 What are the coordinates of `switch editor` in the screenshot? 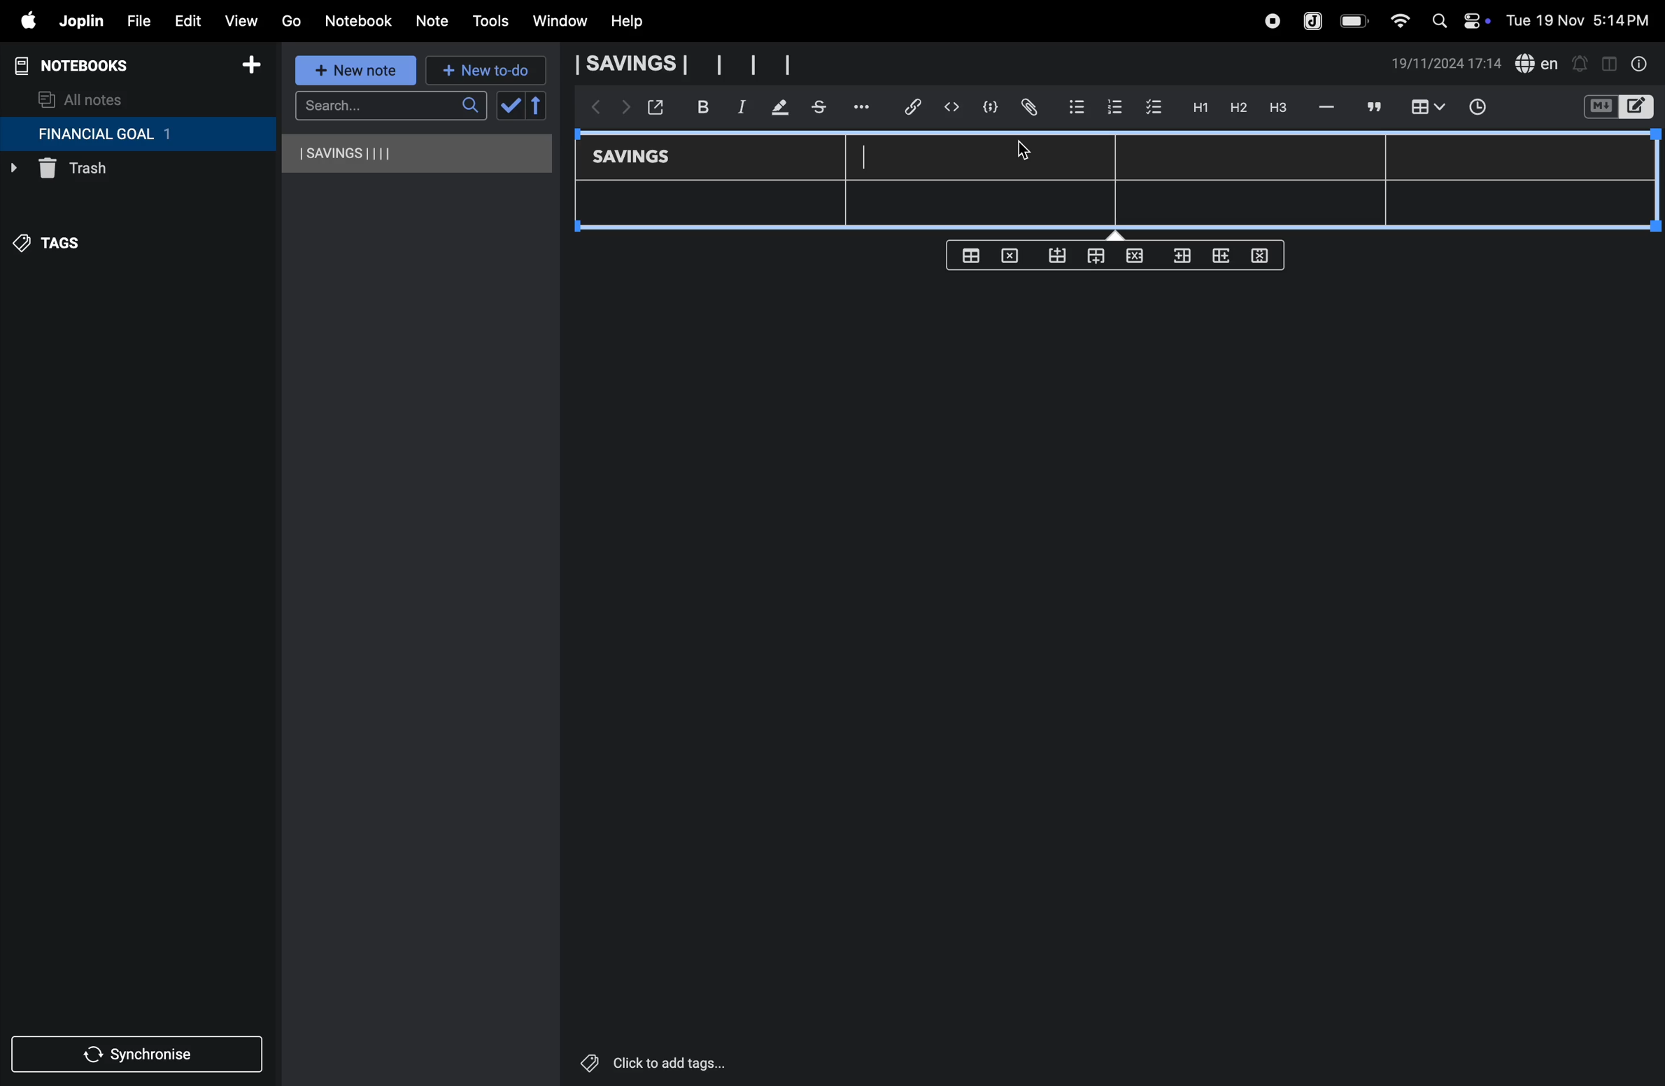 It's located at (1617, 107).